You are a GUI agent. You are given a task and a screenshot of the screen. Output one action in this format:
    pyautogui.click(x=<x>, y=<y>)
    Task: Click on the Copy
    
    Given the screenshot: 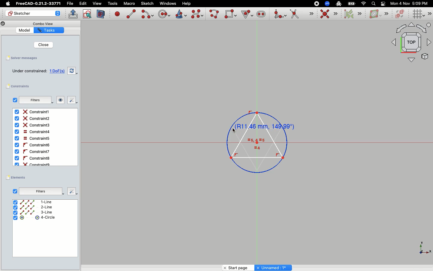 What is the action you would take?
    pyautogui.click(x=3, y=24)
    